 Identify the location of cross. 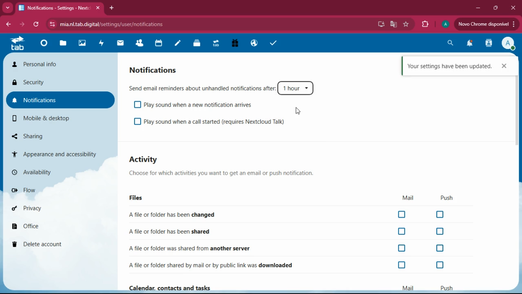
(505, 66).